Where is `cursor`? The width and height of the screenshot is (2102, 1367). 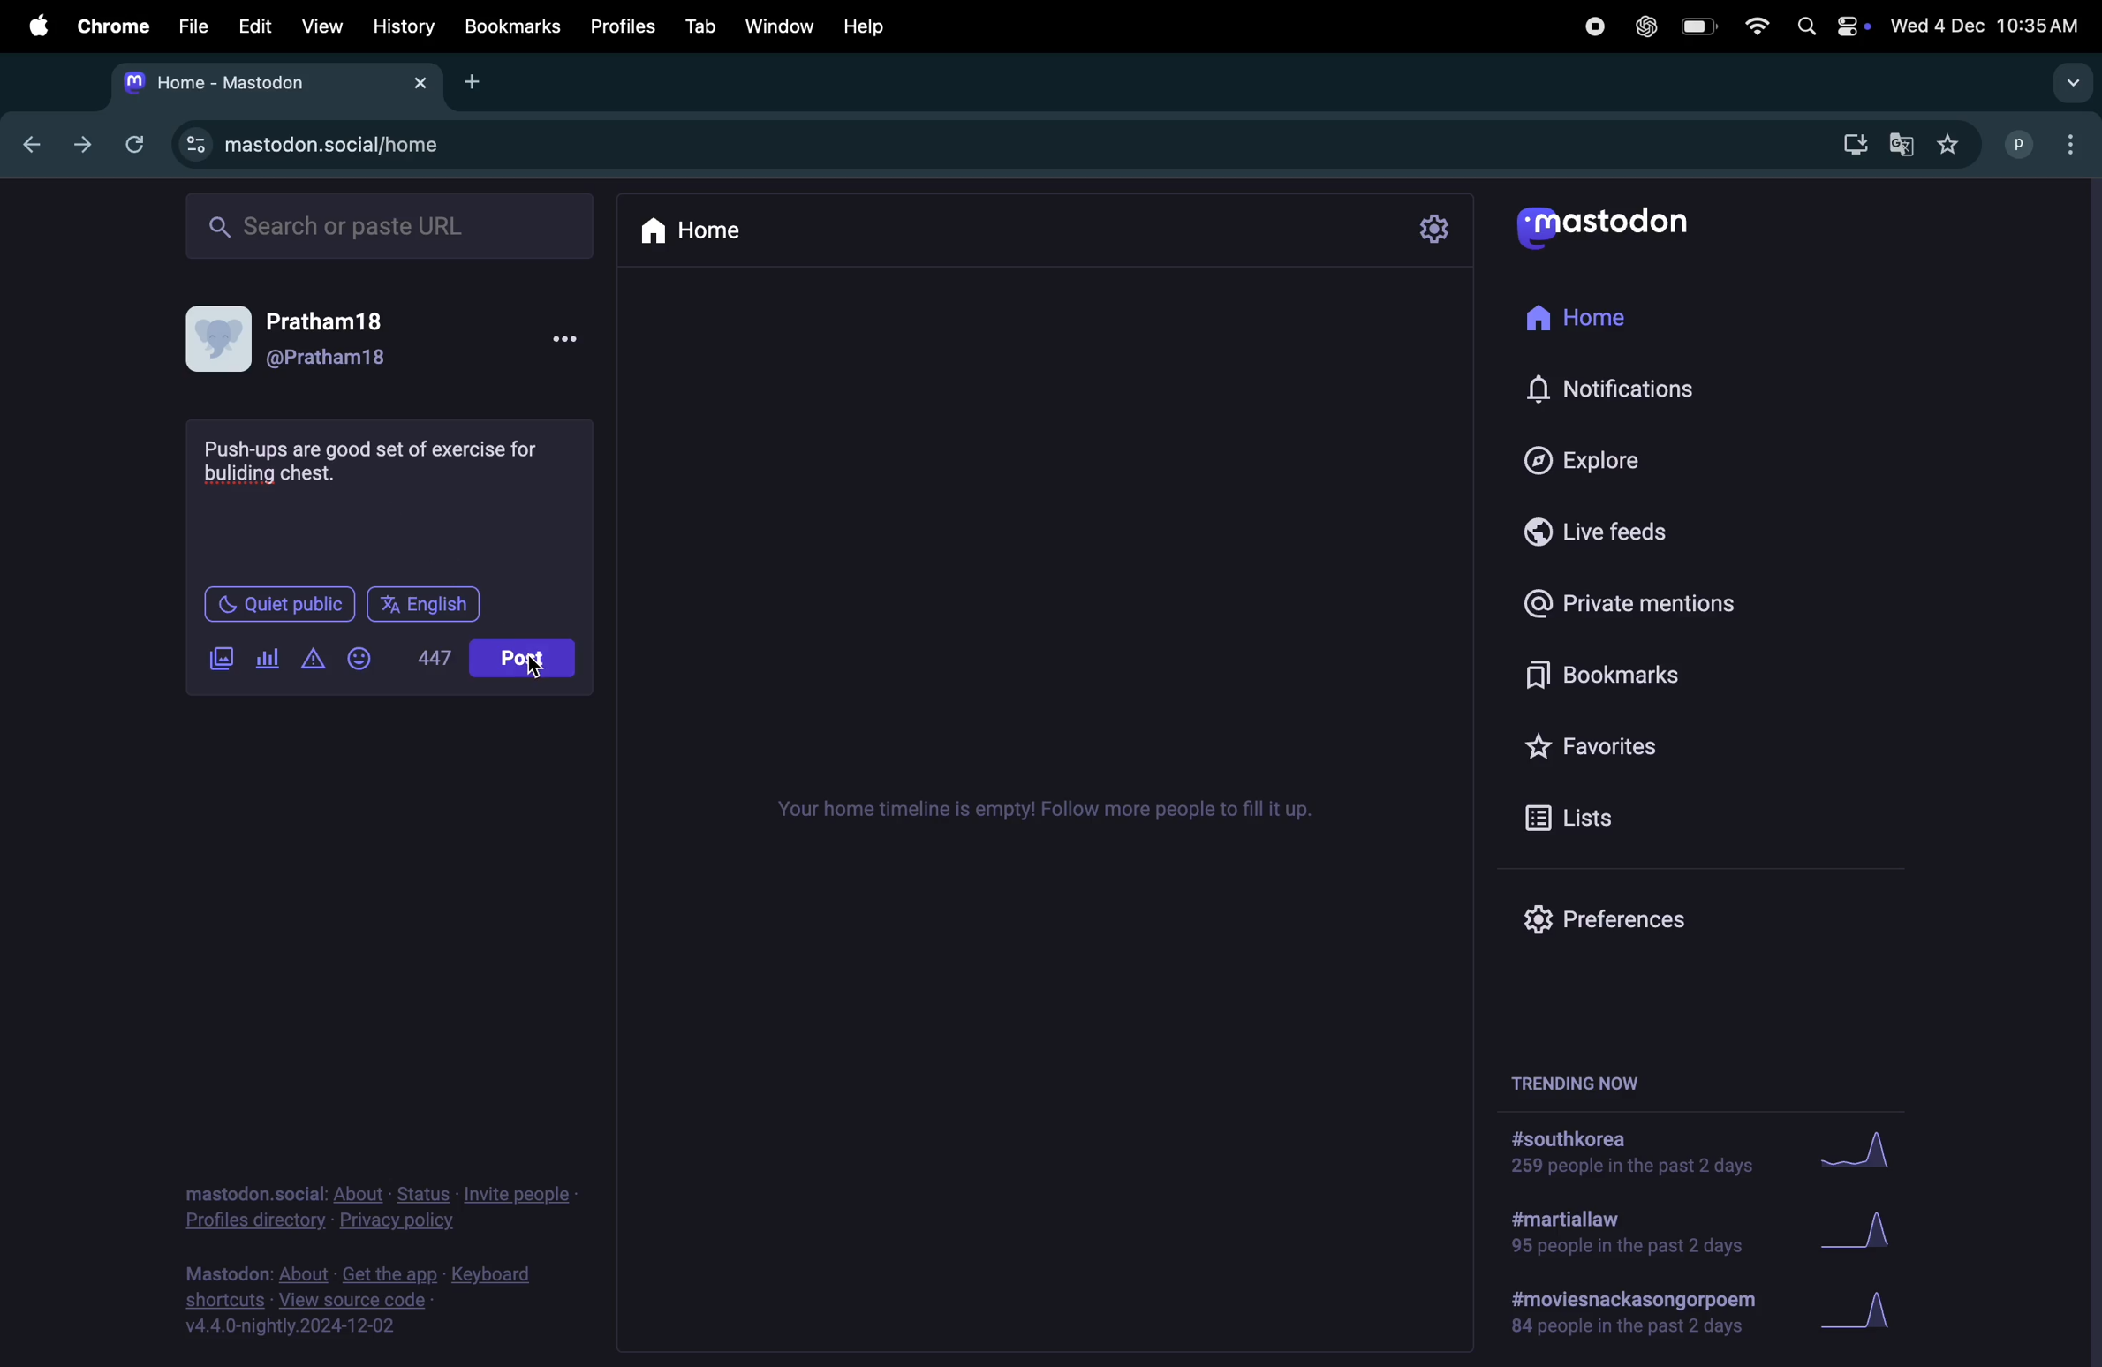 cursor is located at coordinates (536, 667).